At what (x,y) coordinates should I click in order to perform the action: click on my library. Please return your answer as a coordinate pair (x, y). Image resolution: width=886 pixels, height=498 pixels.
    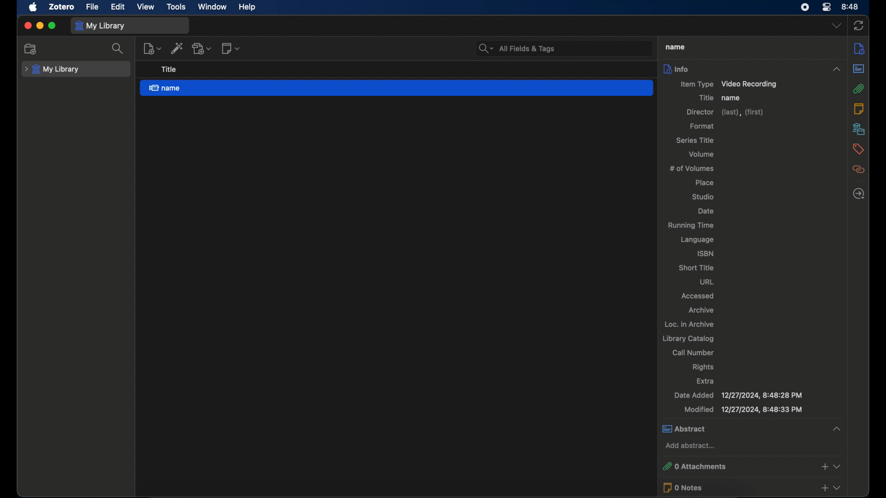
    Looking at the image, I should click on (53, 69).